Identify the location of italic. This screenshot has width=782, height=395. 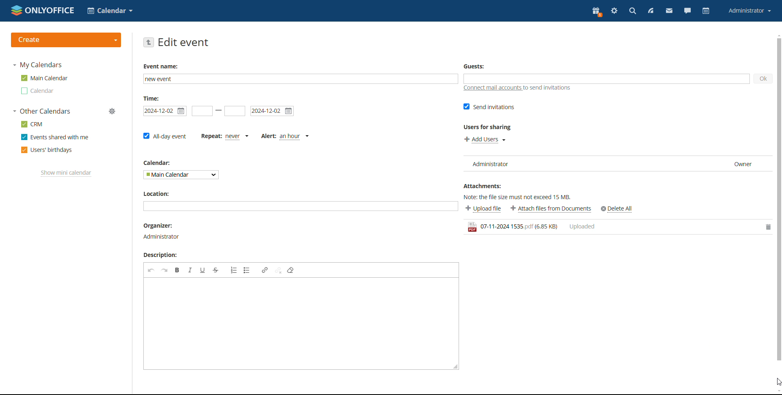
(190, 270).